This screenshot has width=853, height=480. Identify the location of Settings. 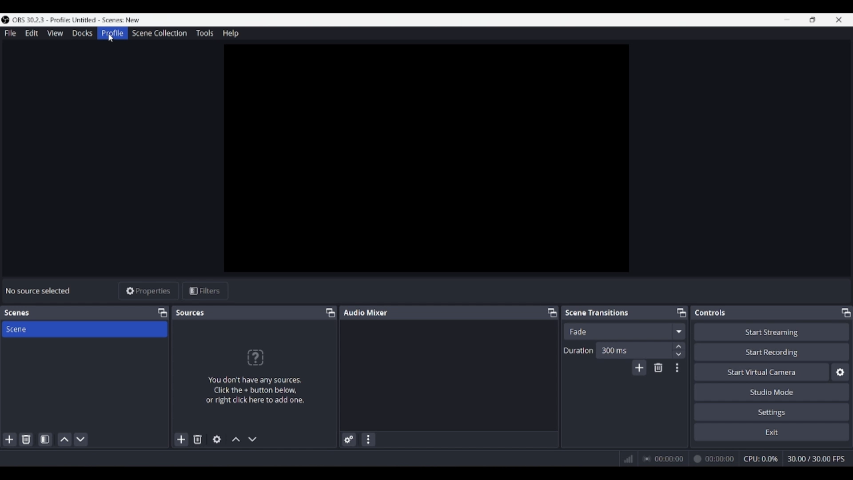
(772, 412).